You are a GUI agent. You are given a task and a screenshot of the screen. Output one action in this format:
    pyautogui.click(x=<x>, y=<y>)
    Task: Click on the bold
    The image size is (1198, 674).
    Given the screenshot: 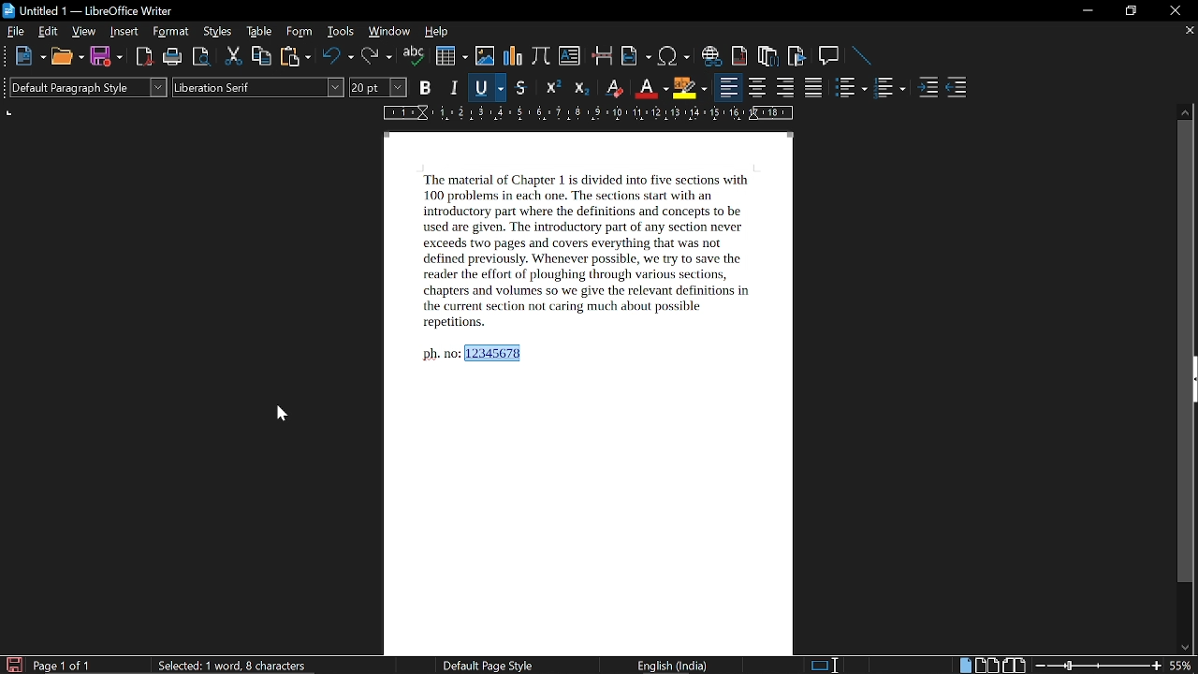 What is the action you would take?
    pyautogui.click(x=424, y=89)
    